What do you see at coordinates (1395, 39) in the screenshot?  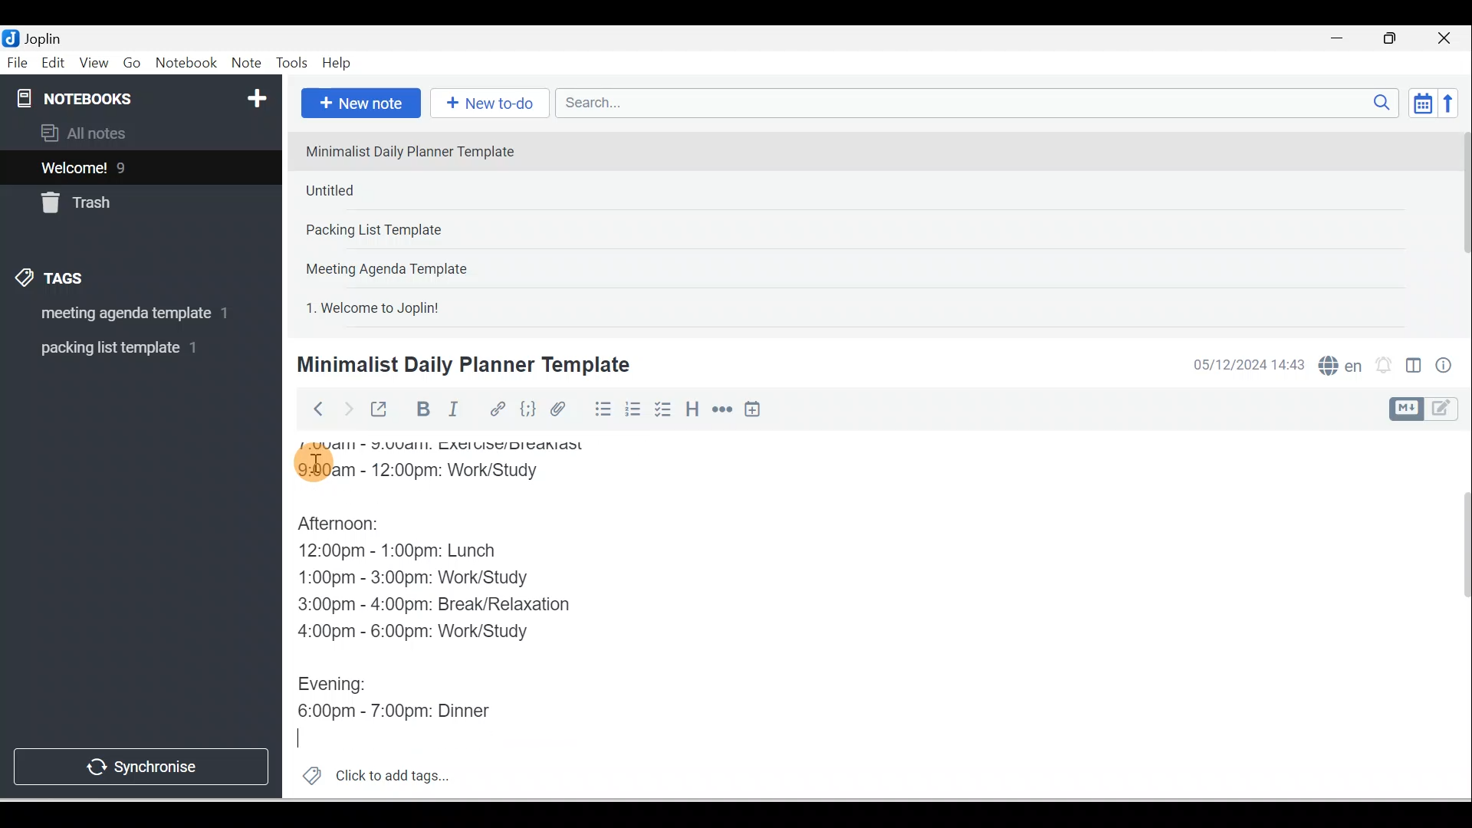 I see `Maximise` at bounding box center [1395, 39].